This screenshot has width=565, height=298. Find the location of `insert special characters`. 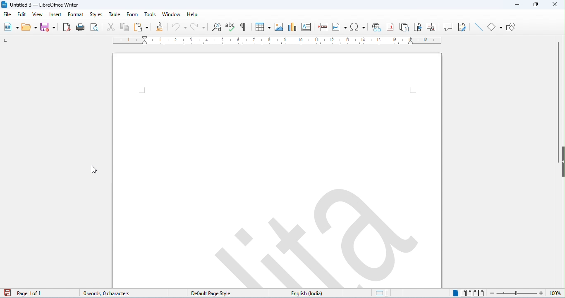

insert special characters is located at coordinates (358, 26).